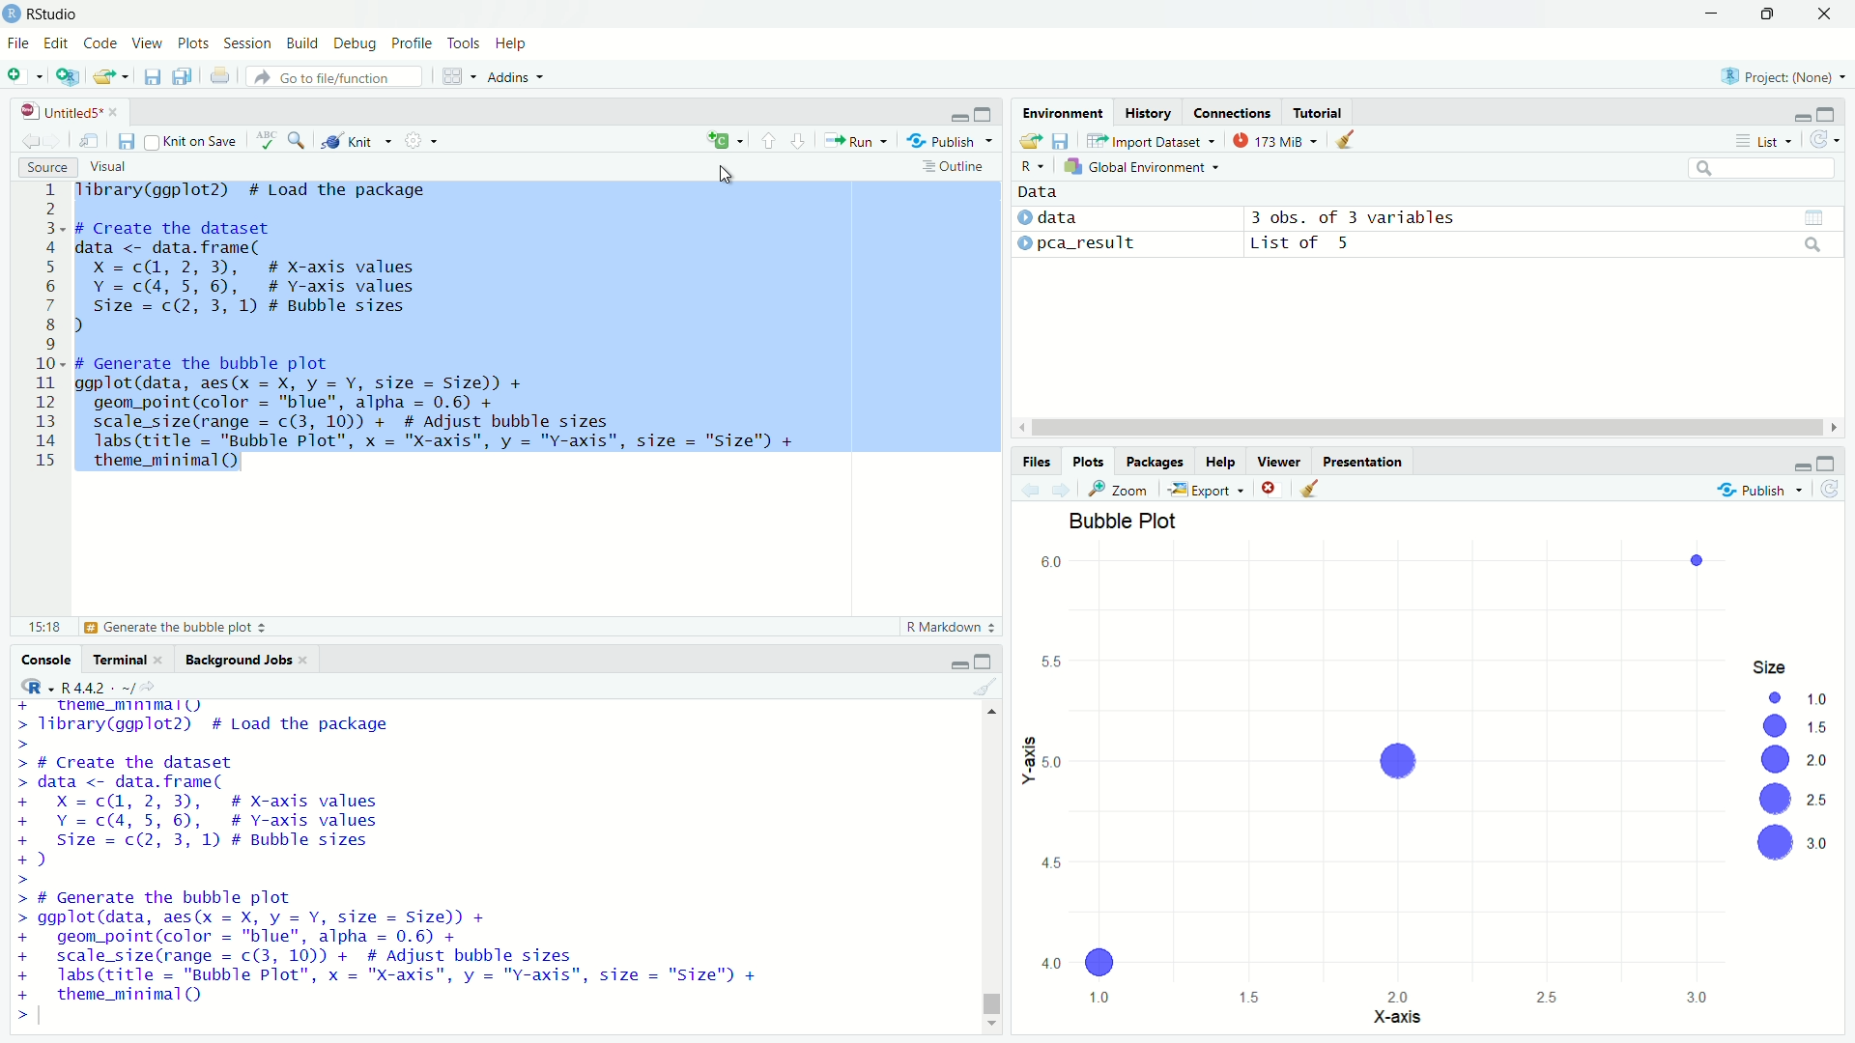 The height and width of the screenshot is (1043, 1855). I want to click on untitled 5, so click(65, 112).